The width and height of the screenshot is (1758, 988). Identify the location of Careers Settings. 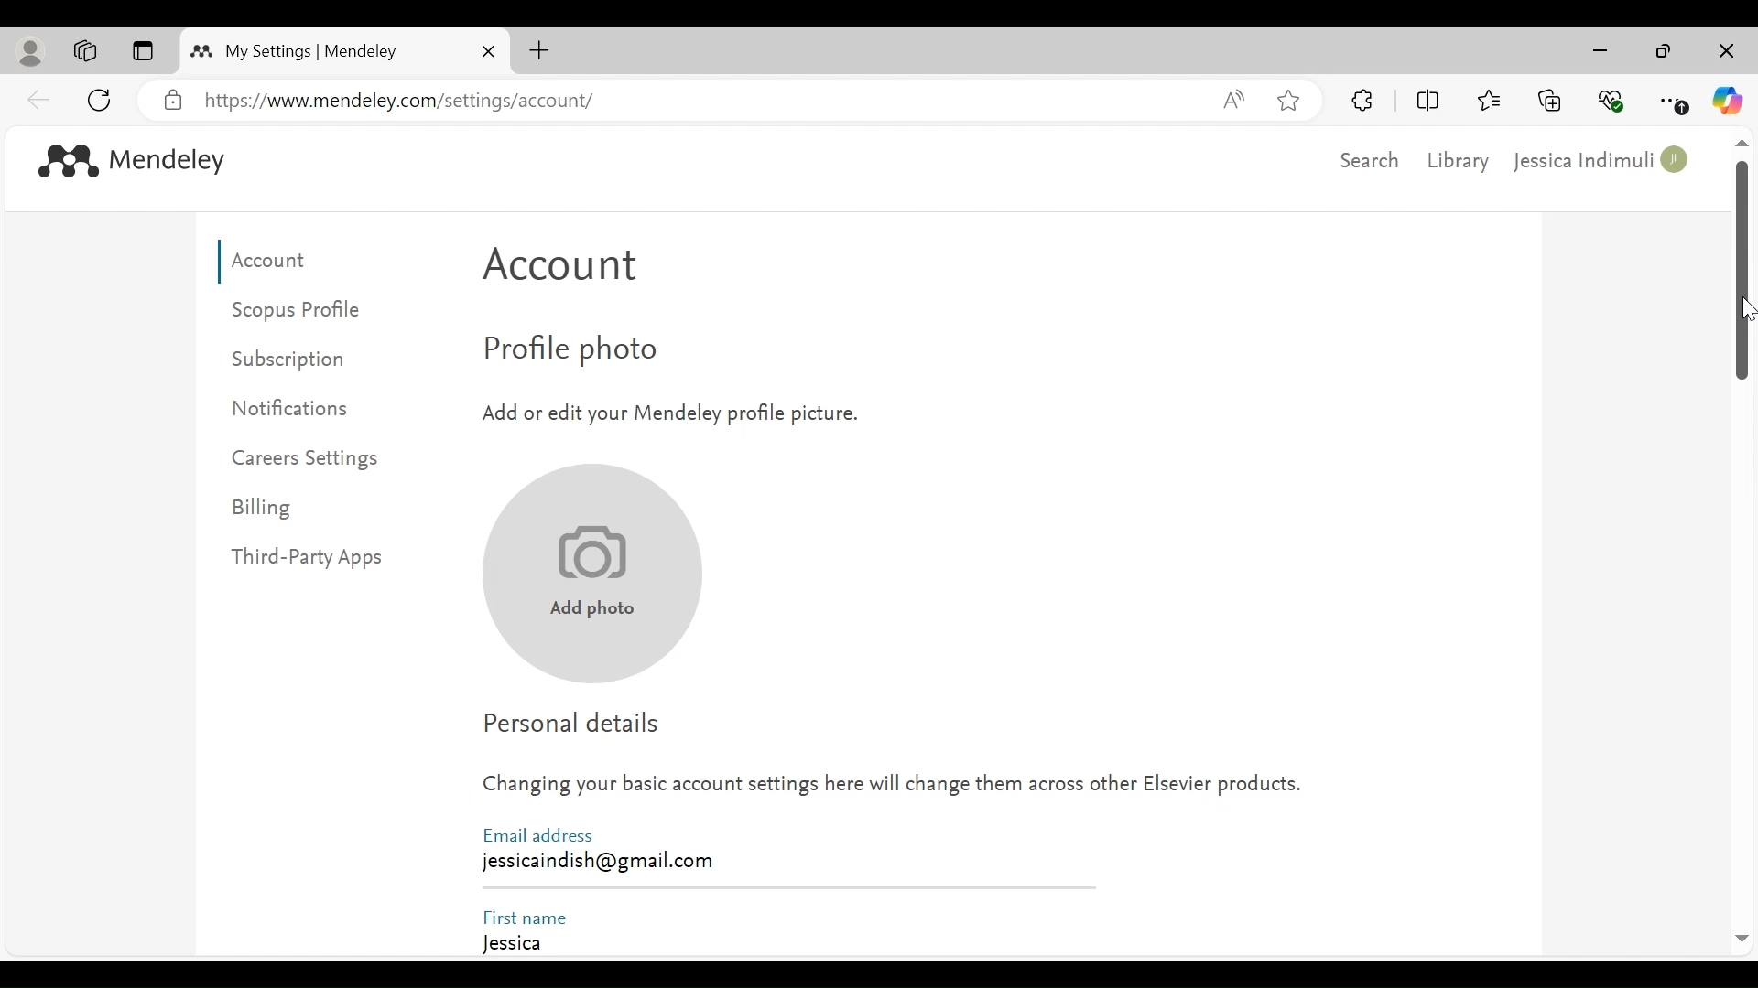
(309, 460).